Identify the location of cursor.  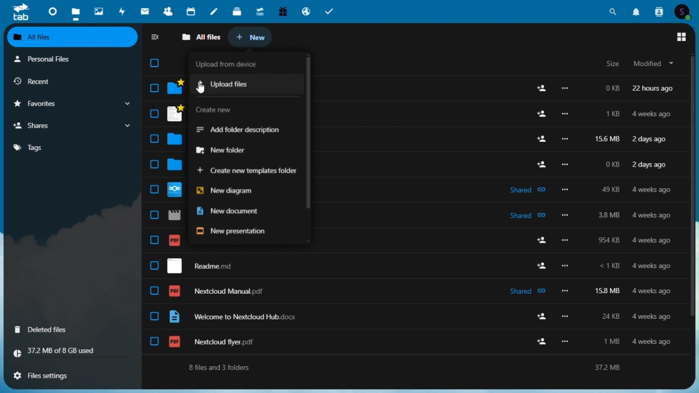
(202, 90).